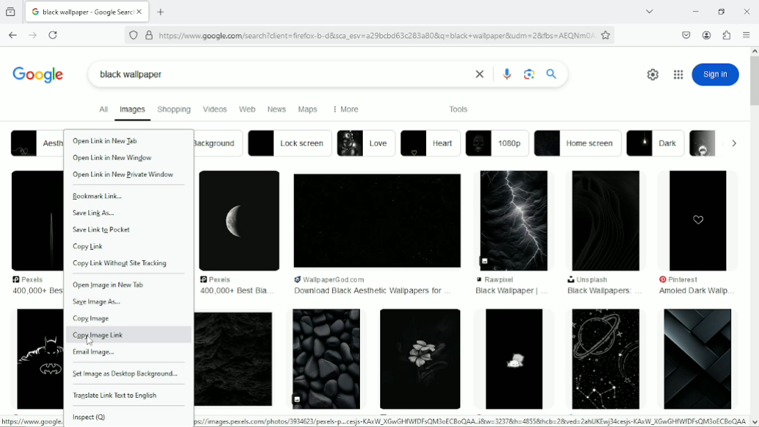  Describe the element at coordinates (685, 34) in the screenshot. I see `save to pocket` at that location.